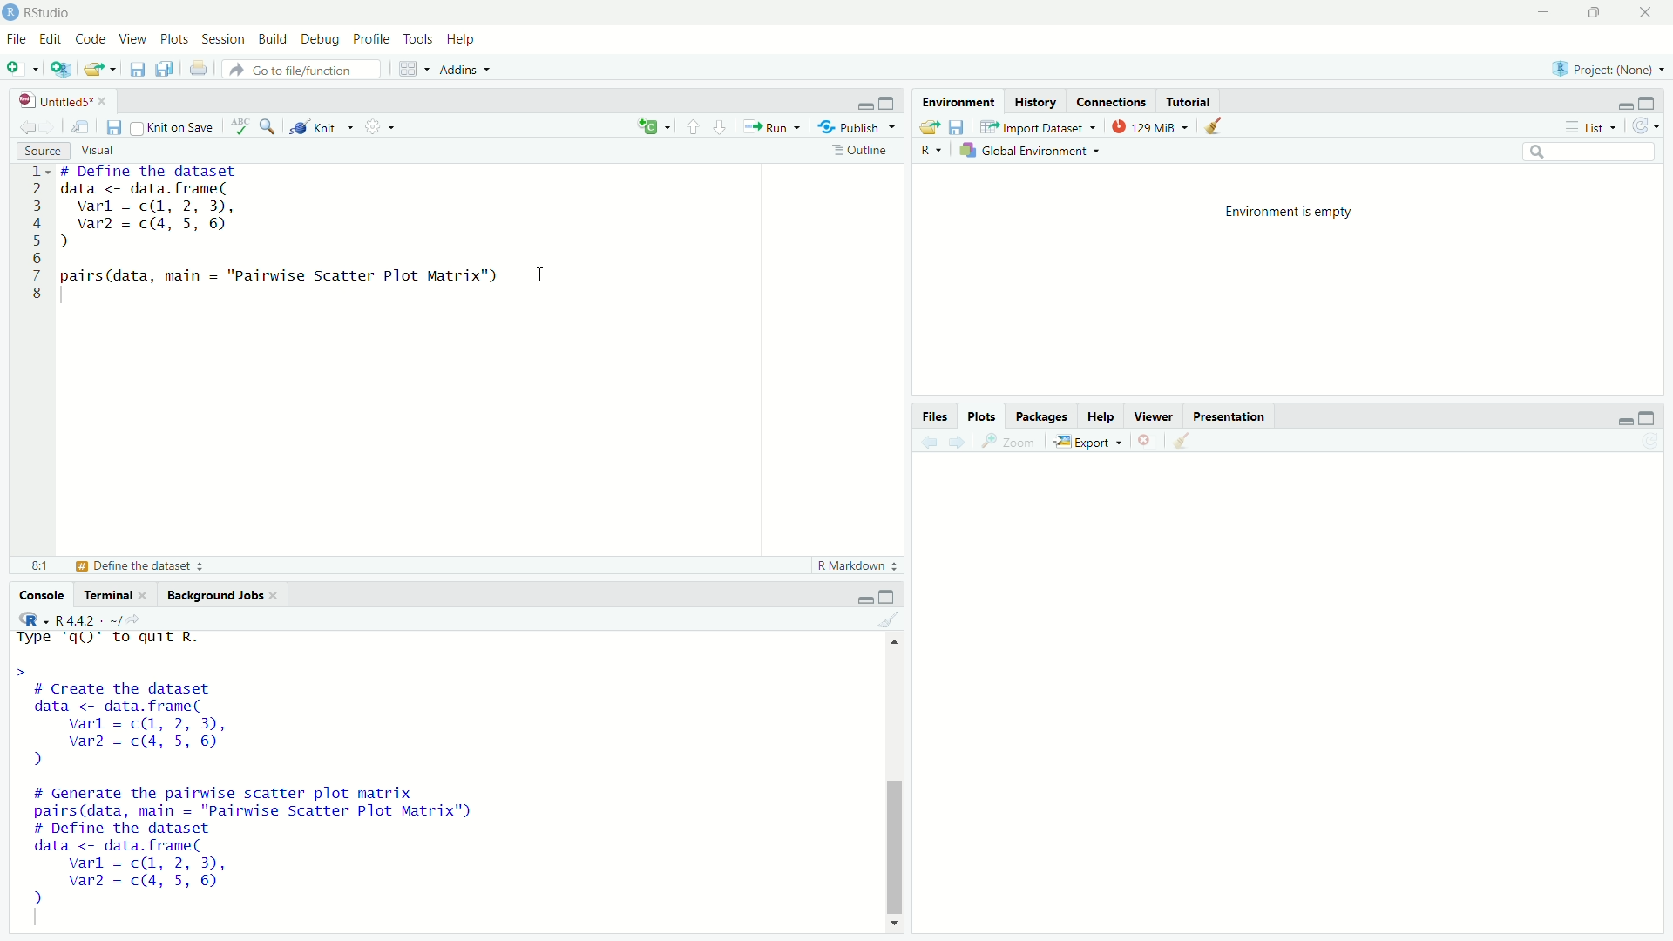 The width and height of the screenshot is (1673, 941). I want to click on Go back to the previous source location (Ctrl + F9), so click(28, 125).